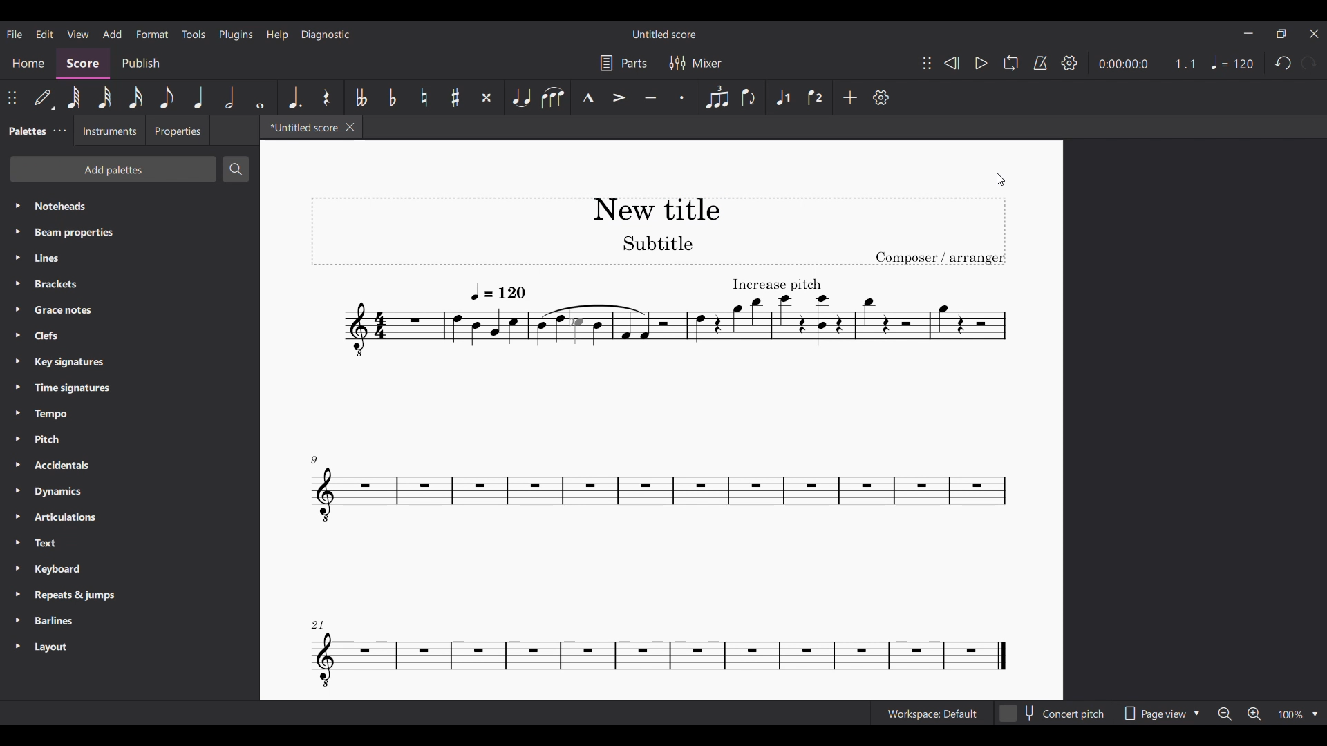 The width and height of the screenshot is (1327, 746). What do you see at coordinates (1185, 64) in the screenshot?
I see `Current ratio` at bounding box center [1185, 64].